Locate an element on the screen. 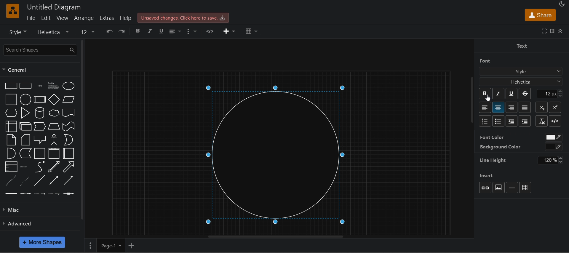 This screenshot has height=253, width=569. collapase/expand is located at coordinates (562, 31).